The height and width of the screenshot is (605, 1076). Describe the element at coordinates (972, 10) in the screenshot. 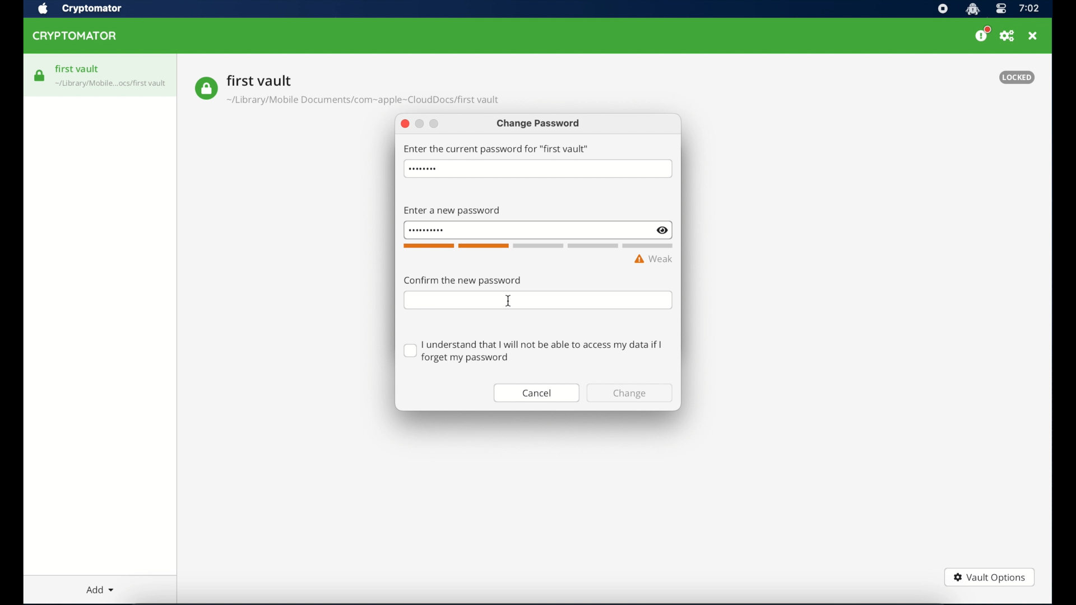

I see `cryptomator icon` at that location.